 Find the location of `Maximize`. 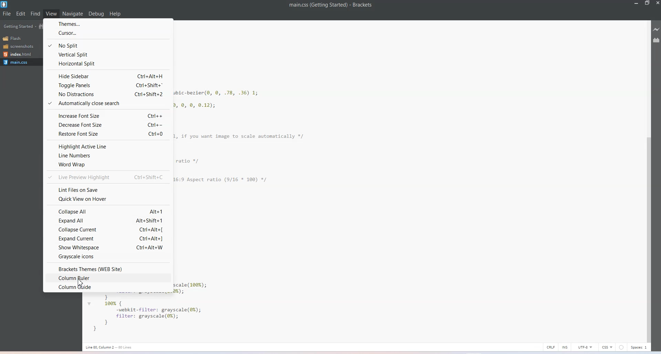

Maximize is located at coordinates (647, 3).